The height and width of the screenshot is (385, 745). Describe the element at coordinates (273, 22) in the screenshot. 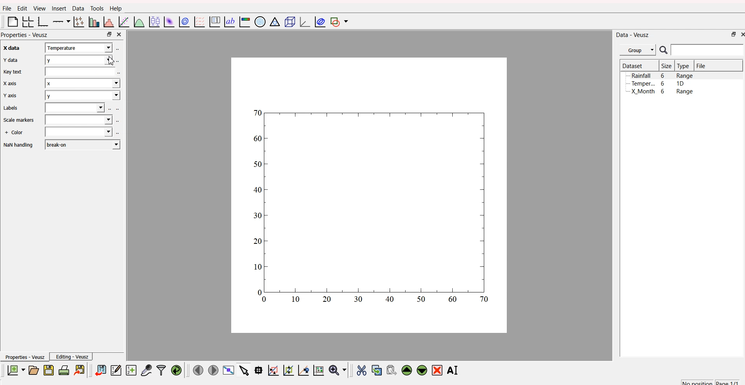

I see `Ternary graph` at that location.